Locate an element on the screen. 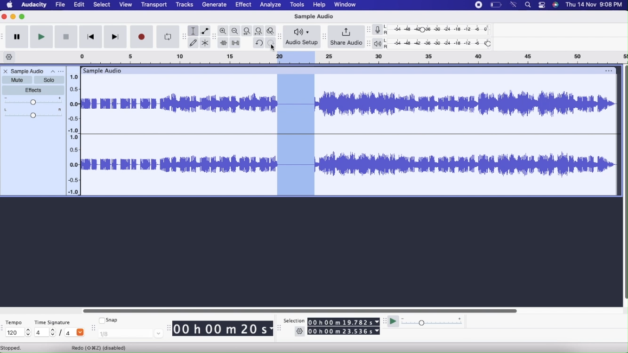 This screenshot has width=628, height=353. Zoom toggle is located at coordinates (272, 31).